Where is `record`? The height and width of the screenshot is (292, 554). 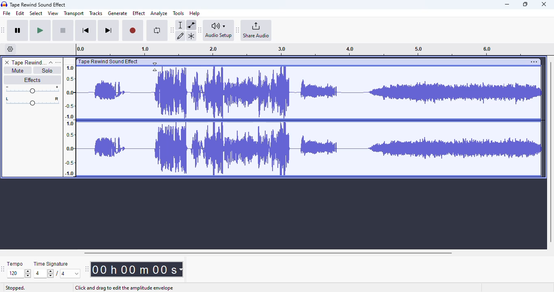
record is located at coordinates (133, 31).